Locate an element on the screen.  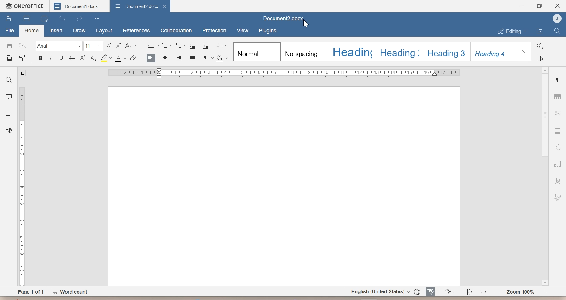
Numbering is located at coordinates (167, 46).